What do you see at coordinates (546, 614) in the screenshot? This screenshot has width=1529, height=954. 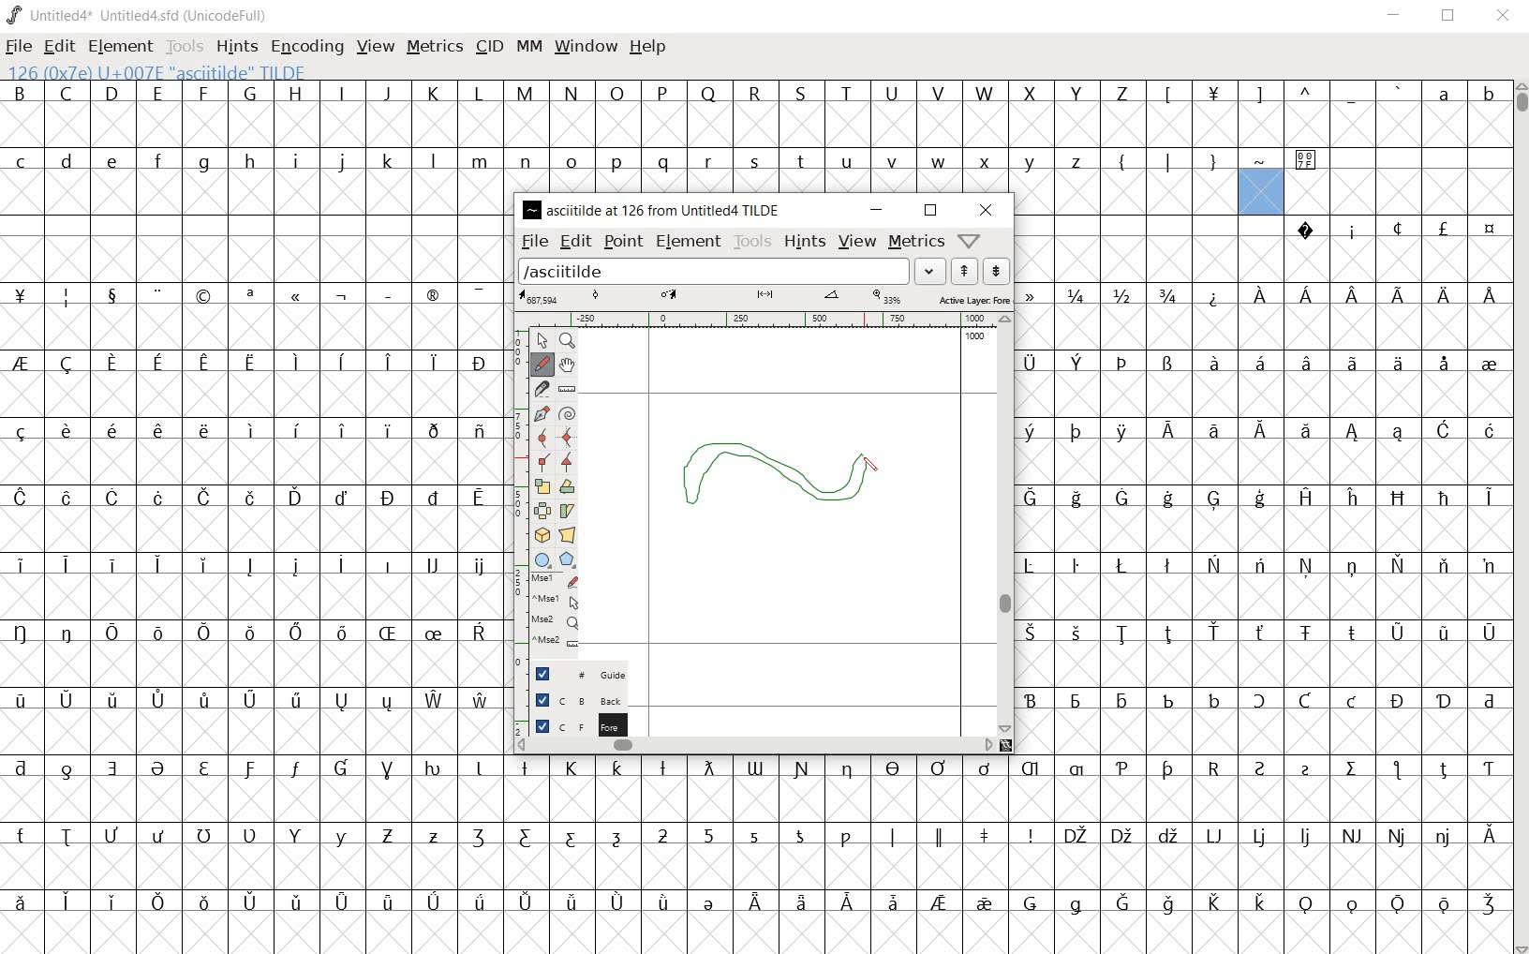 I see `mse1 mse1 mse2 mse2` at bounding box center [546, 614].